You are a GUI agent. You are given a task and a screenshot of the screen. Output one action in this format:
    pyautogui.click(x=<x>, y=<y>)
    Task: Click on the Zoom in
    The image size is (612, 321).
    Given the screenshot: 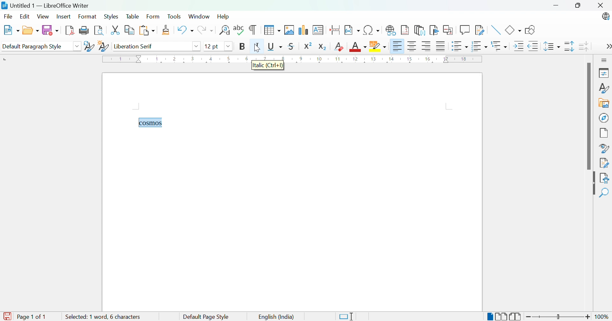 What is the action you would take?
    pyautogui.click(x=588, y=317)
    